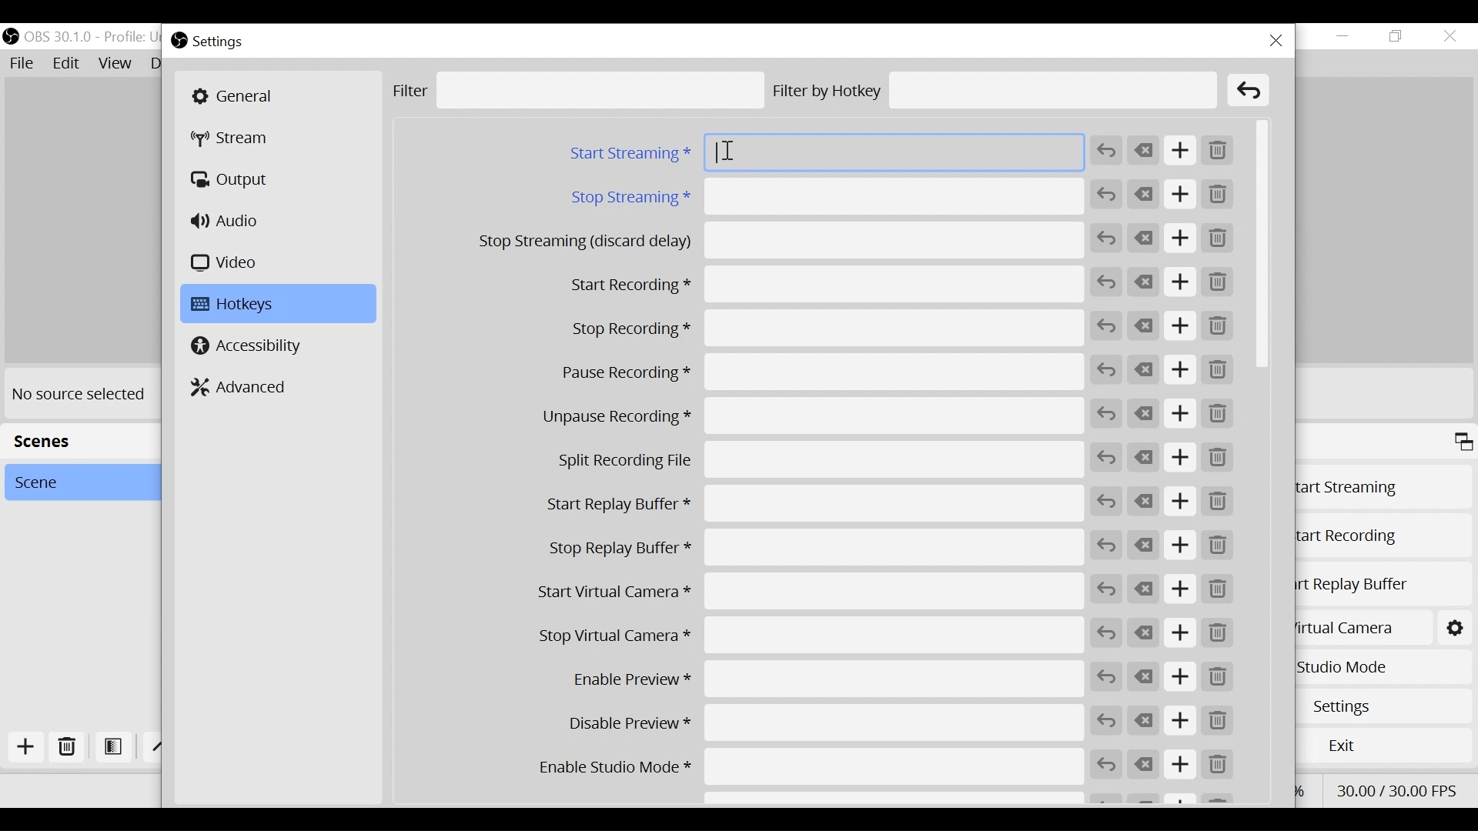 Image resolution: width=1478 pixels, height=831 pixels. I want to click on Remove, so click(1218, 239).